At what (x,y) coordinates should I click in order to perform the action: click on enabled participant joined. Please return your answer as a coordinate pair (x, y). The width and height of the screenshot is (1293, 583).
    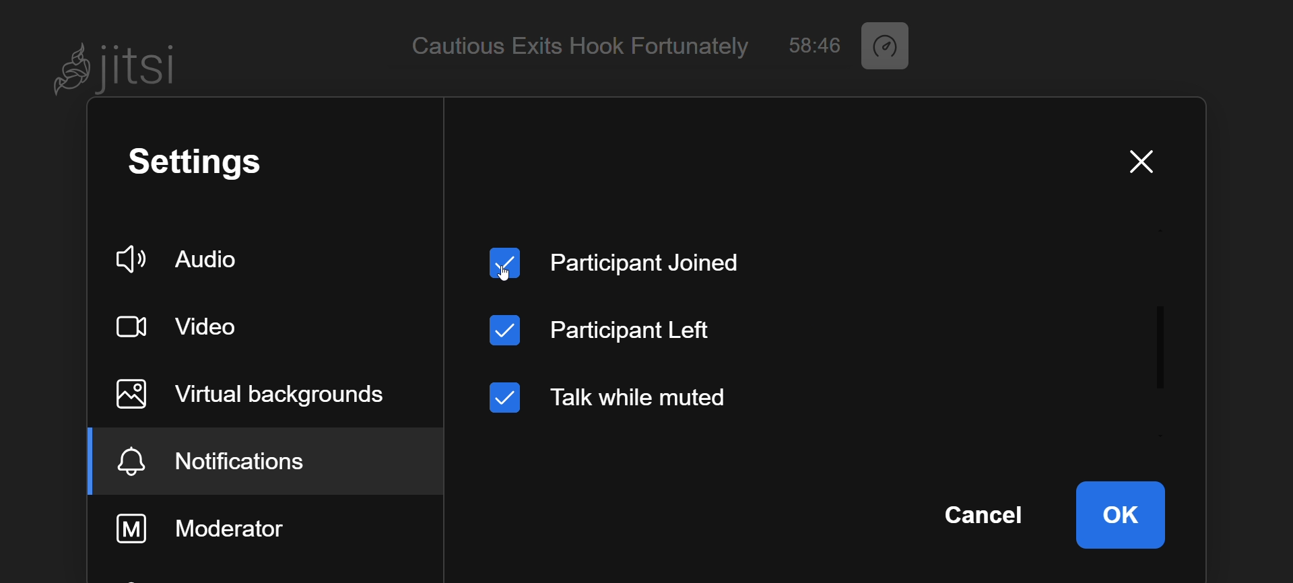
    Looking at the image, I should click on (621, 259).